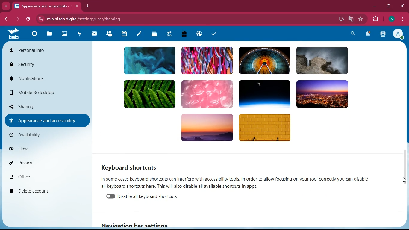  Describe the element at coordinates (5, 19) in the screenshot. I see `back` at that location.